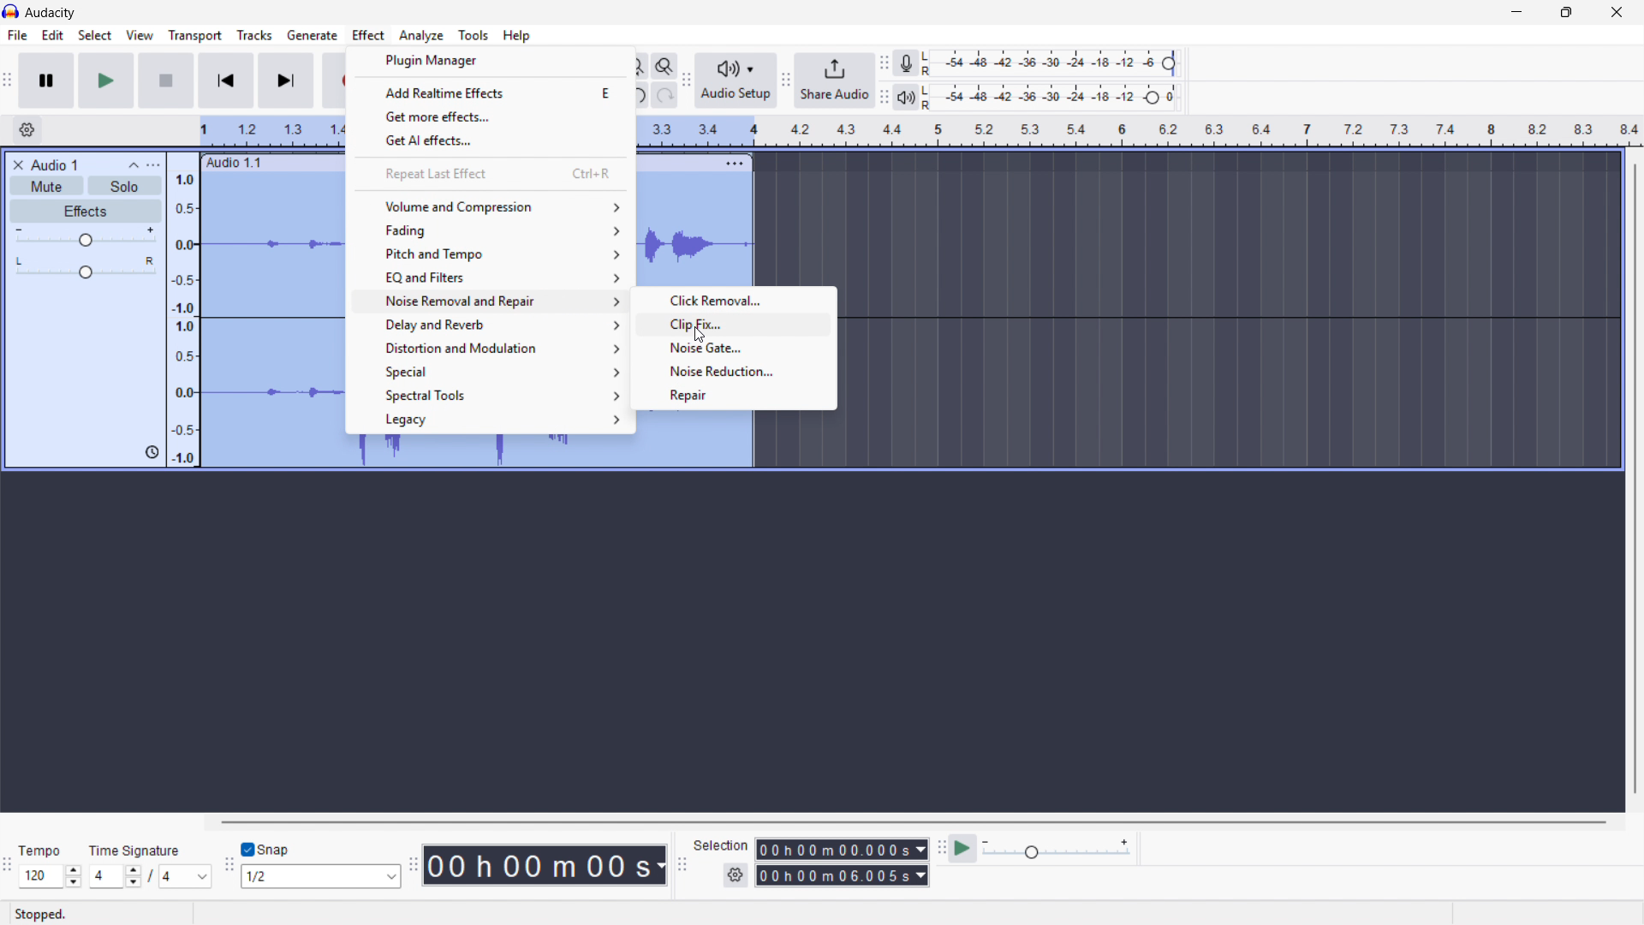 This screenshot has height=925, width=1644. I want to click on Track title, so click(55, 165).